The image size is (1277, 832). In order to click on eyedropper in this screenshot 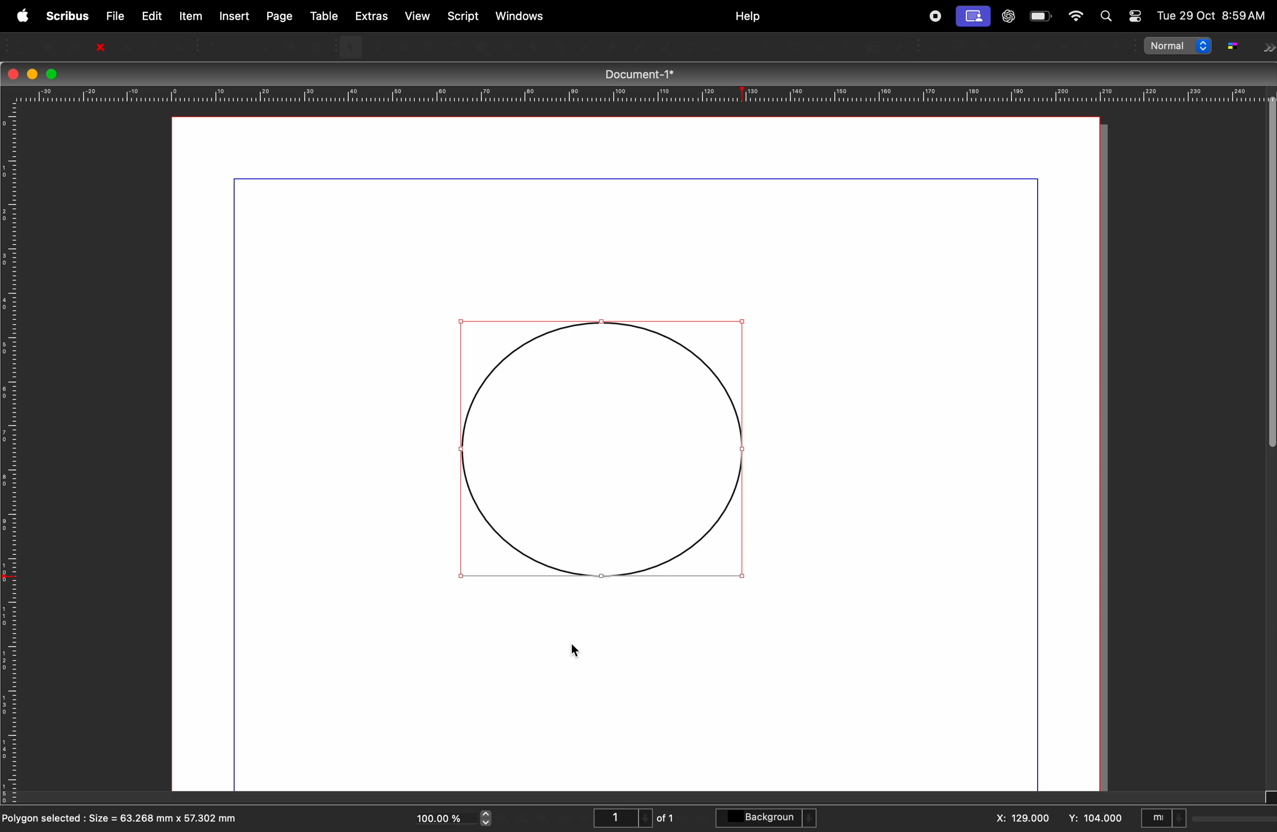, I will do `click(901, 47)`.